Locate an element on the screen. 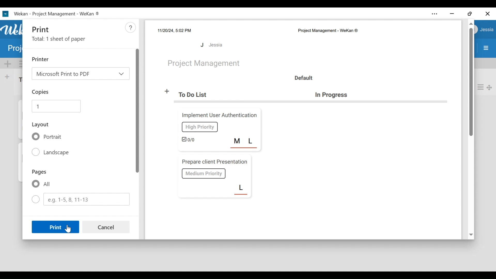 This screenshot has width=496, height=279. Microsoft Print to PDF is located at coordinates (80, 73).